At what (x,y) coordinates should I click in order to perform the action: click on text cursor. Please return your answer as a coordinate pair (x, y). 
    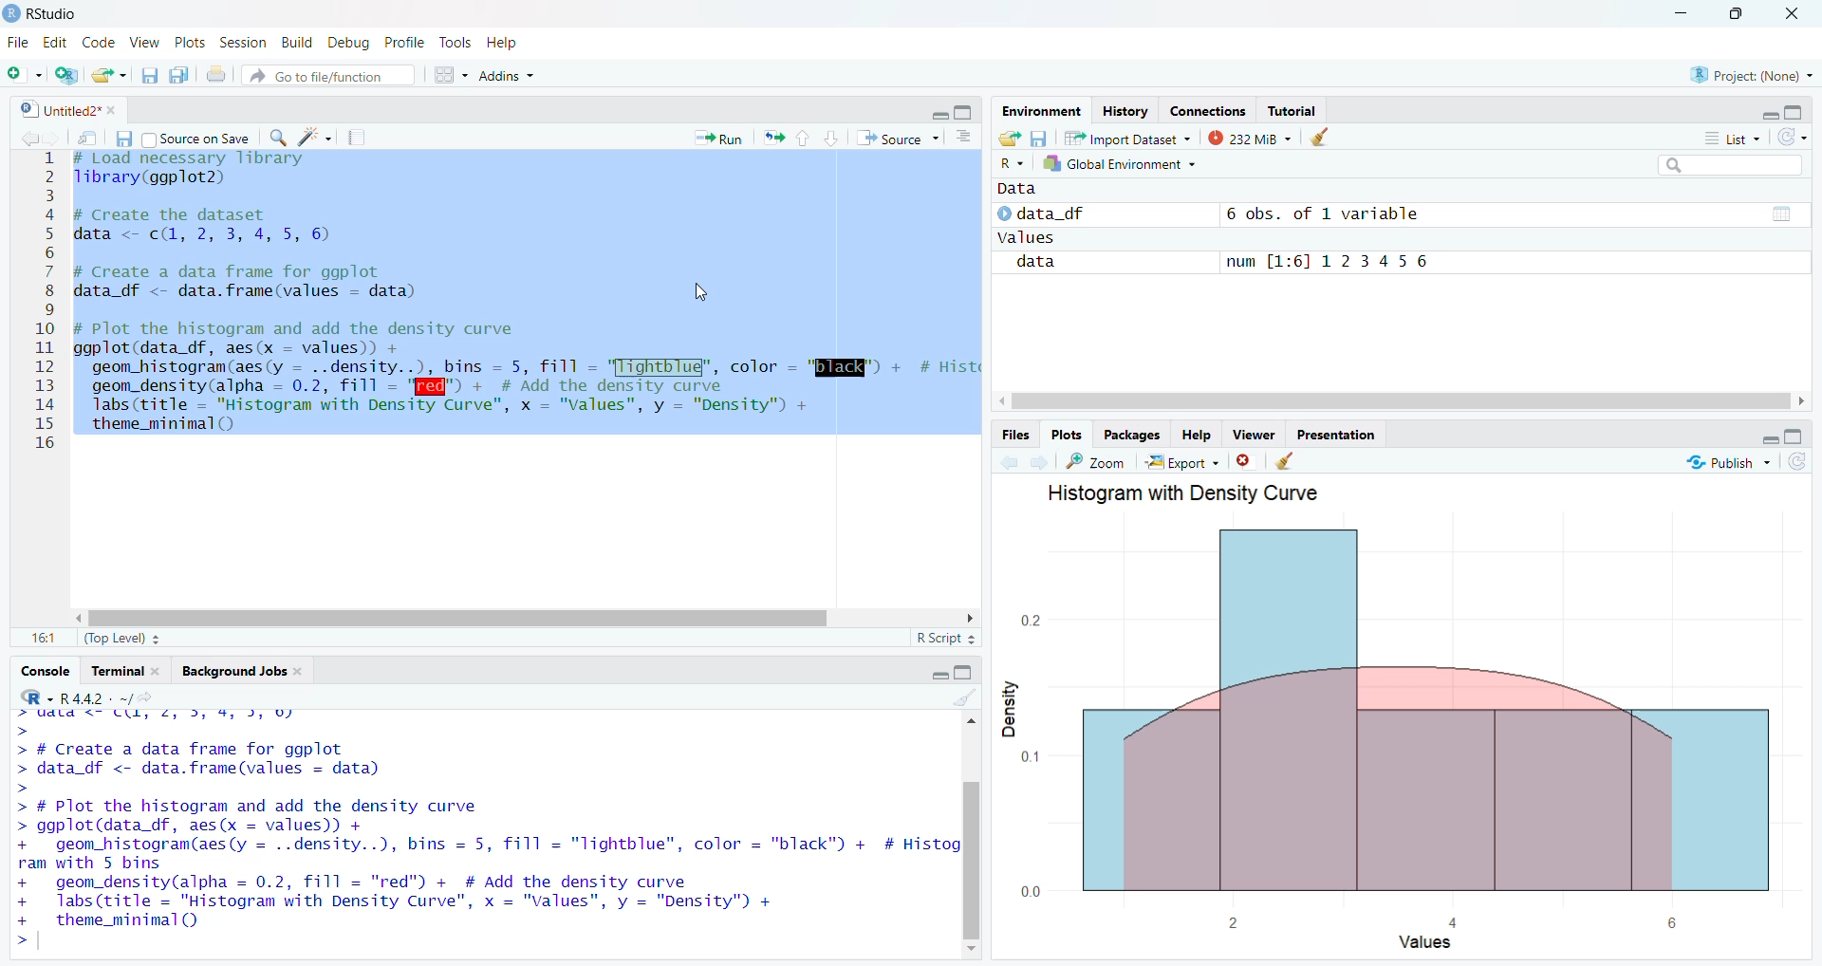
    Looking at the image, I should click on (42, 939).